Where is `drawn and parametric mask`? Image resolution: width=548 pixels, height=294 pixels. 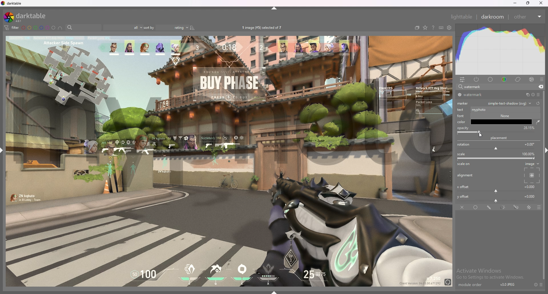 drawn and parametric mask is located at coordinates (516, 207).